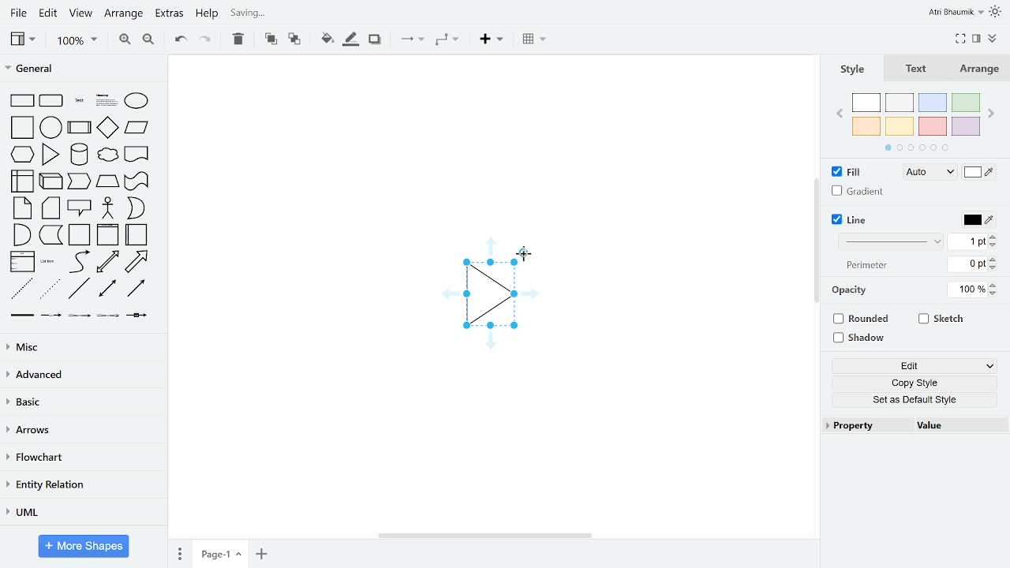 The width and height of the screenshot is (1010, 568). I want to click on basic, so click(81, 403).